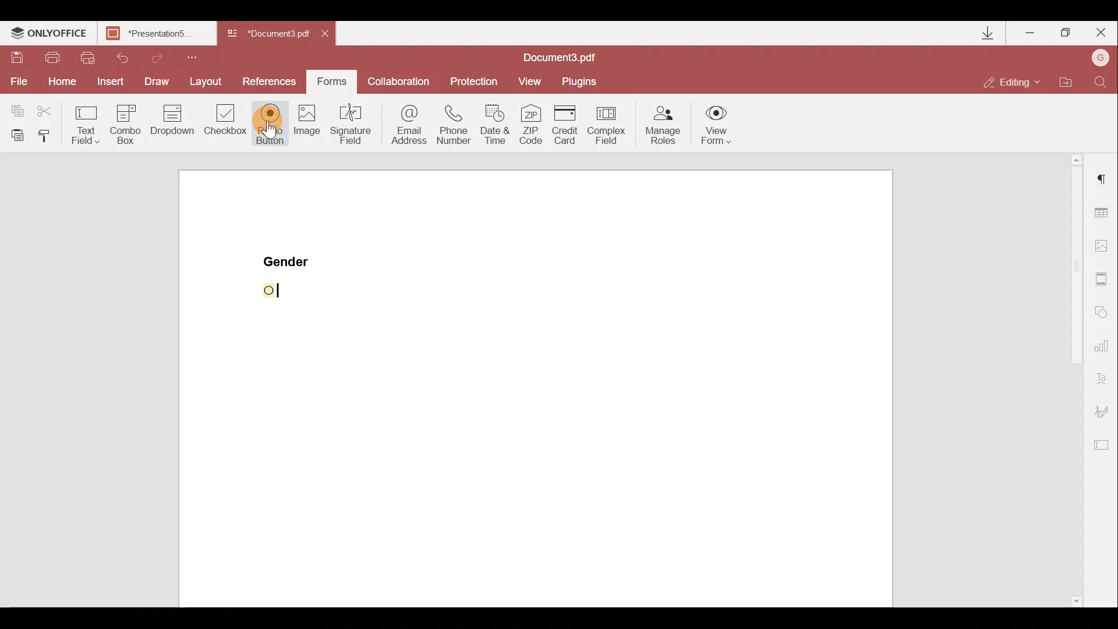  What do you see at coordinates (227, 123) in the screenshot?
I see `Checkbox` at bounding box center [227, 123].